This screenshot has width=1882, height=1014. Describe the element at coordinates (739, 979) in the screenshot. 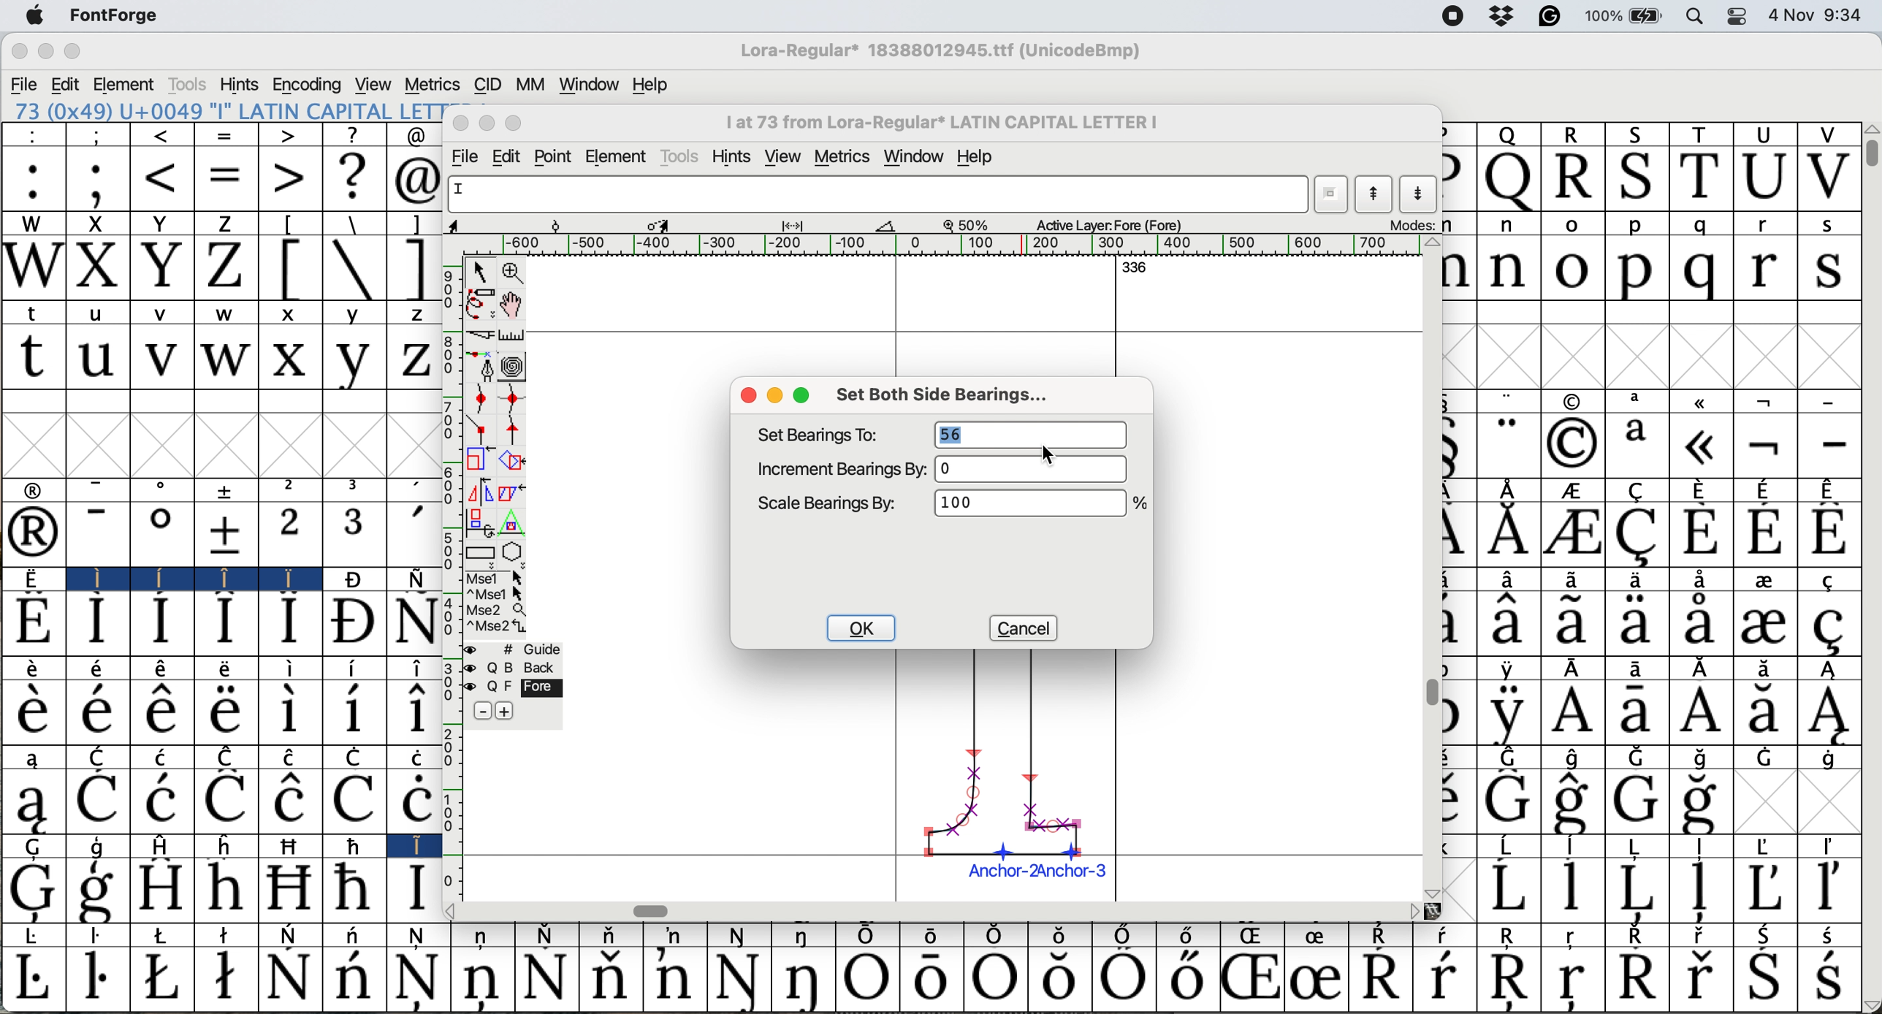

I see `Symbol` at that location.